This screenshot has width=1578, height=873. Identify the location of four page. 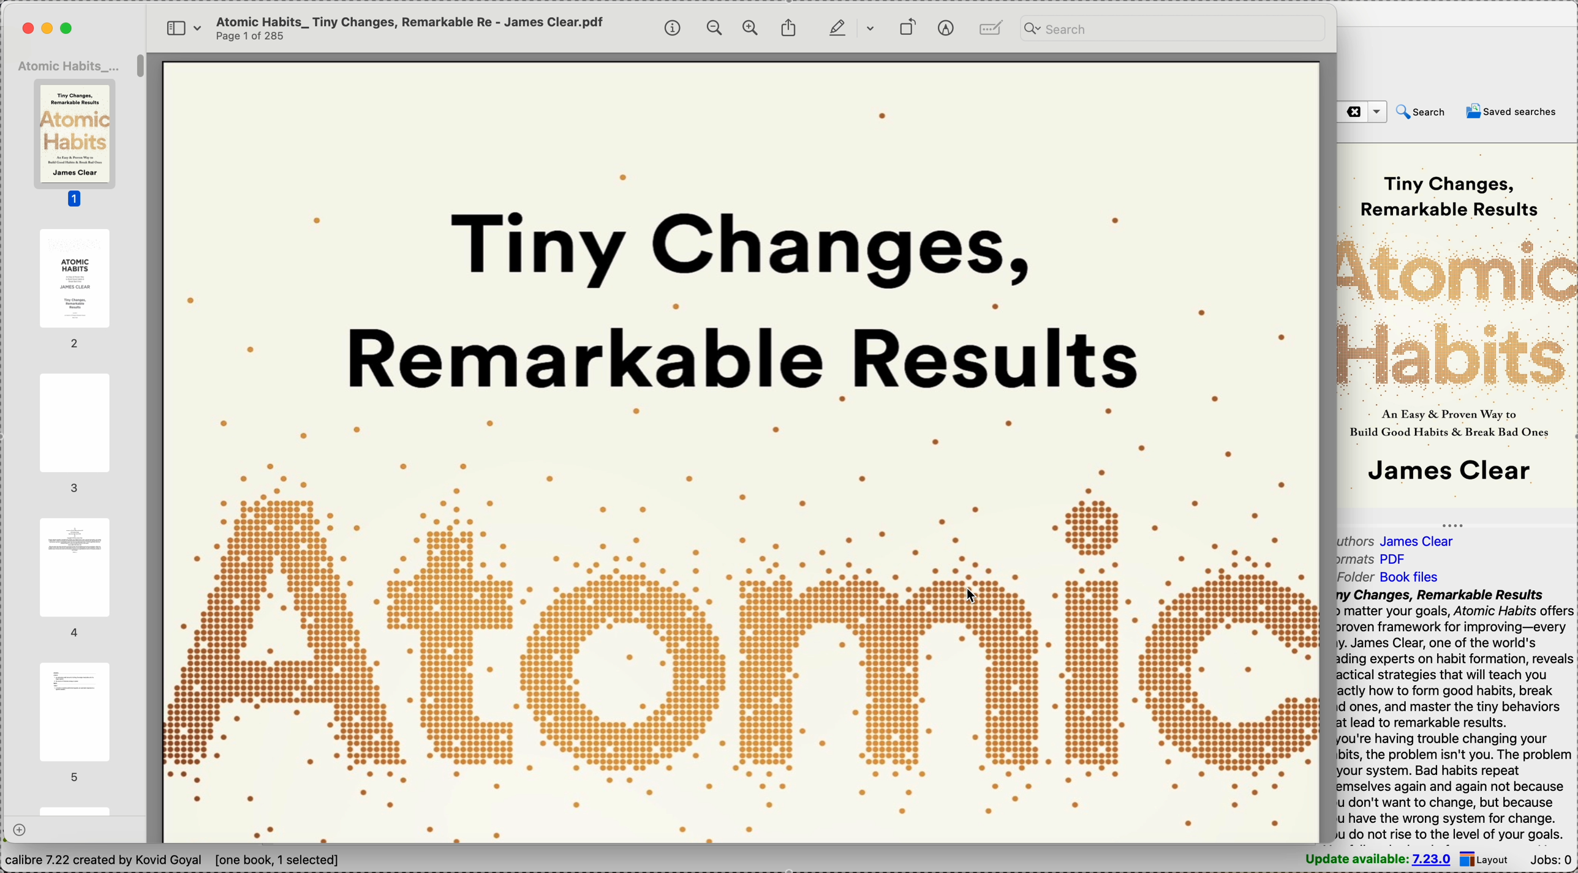
(75, 577).